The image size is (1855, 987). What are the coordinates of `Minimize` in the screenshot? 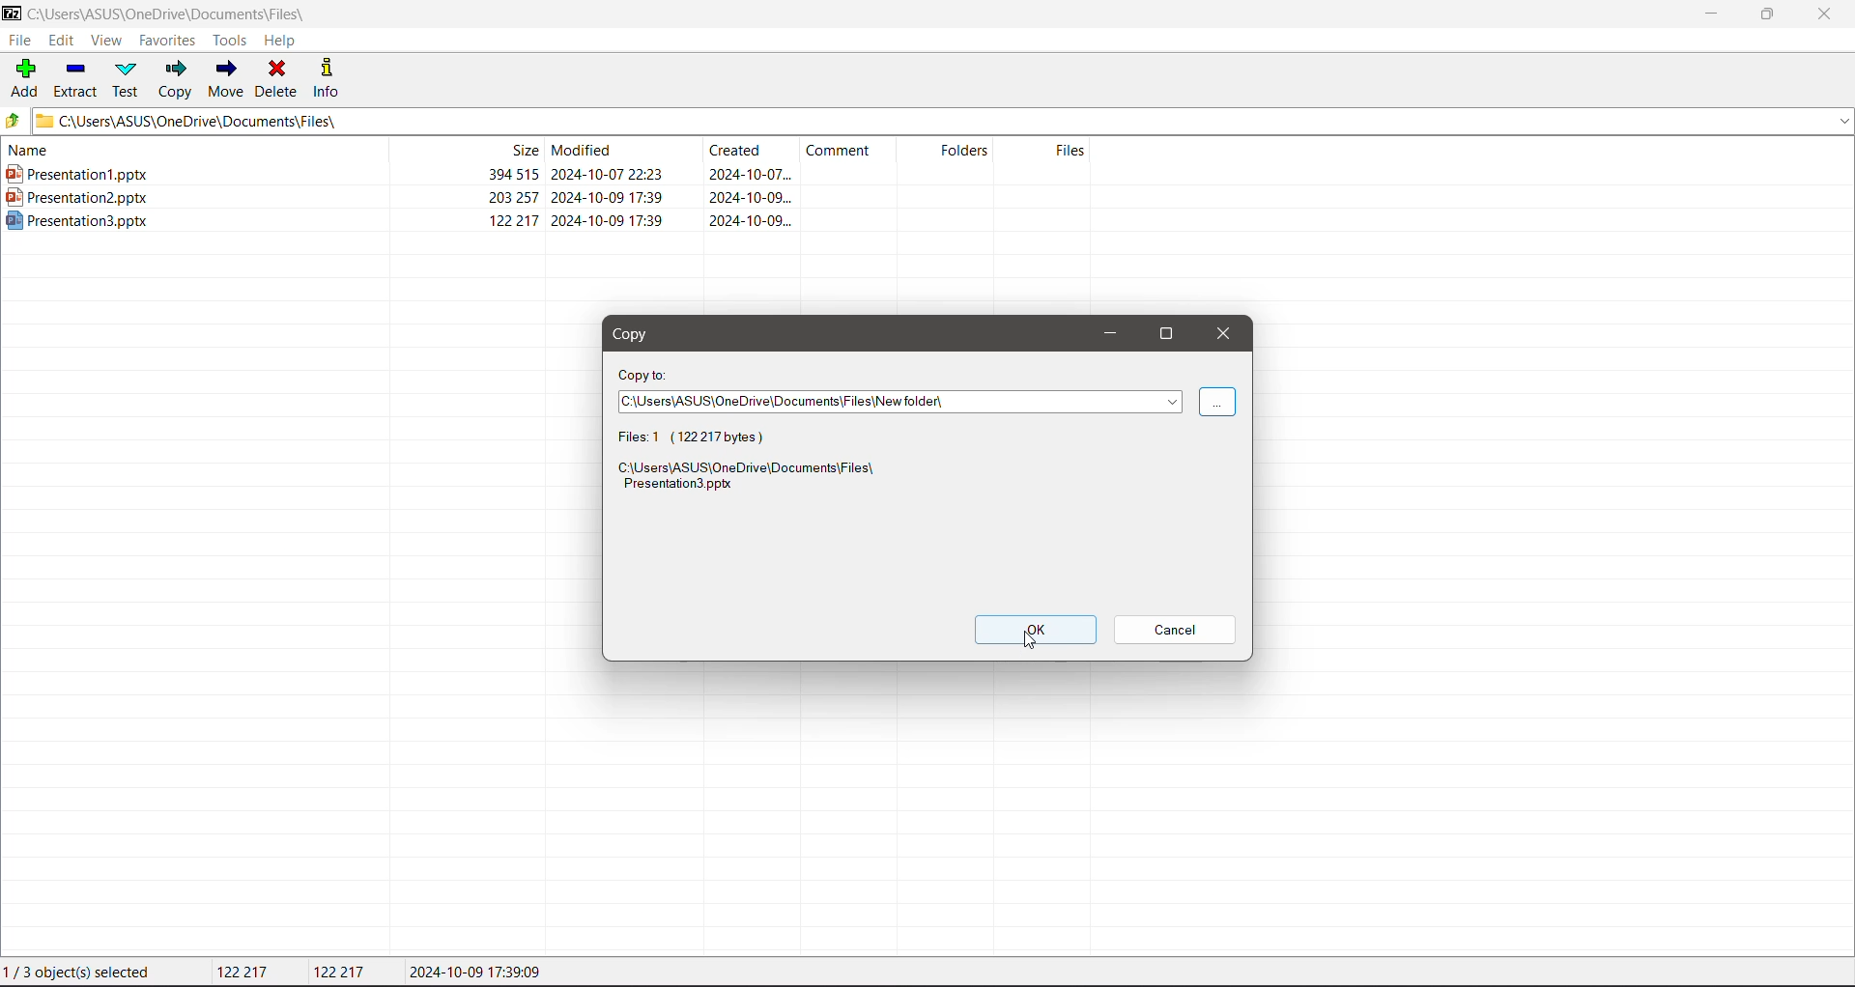 It's located at (1109, 334).